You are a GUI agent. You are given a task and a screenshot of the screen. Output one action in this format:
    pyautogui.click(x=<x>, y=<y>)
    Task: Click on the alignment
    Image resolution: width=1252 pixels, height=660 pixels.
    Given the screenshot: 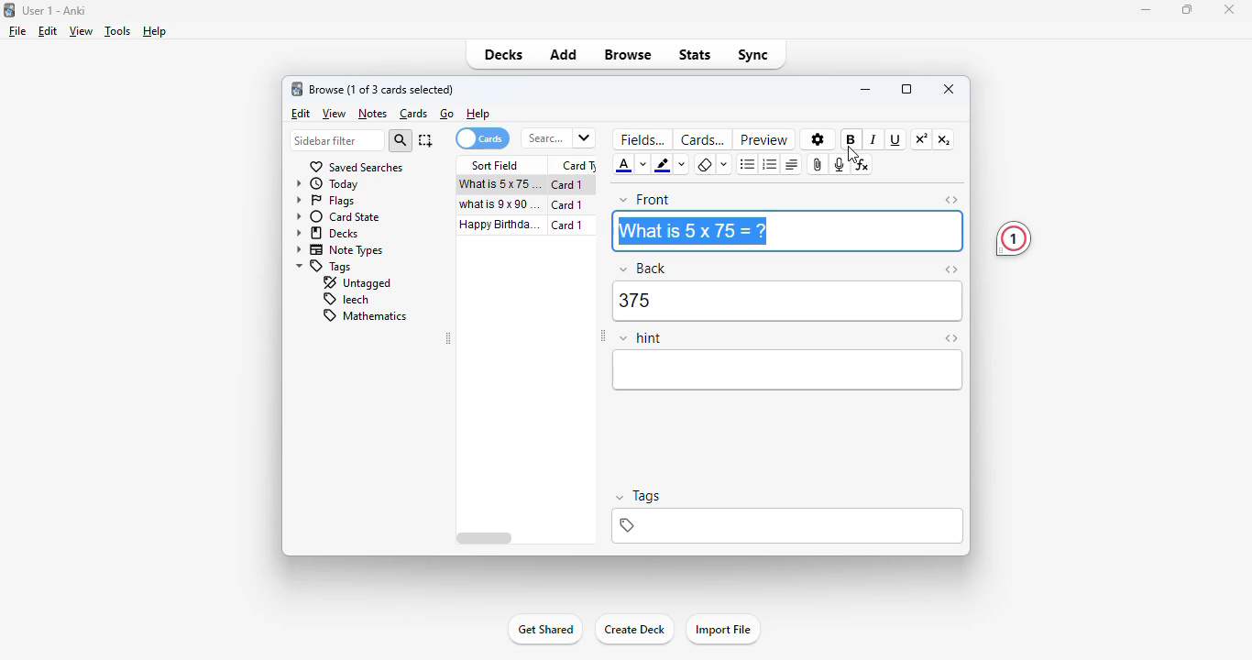 What is the action you would take?
    pyautogui.click(x=792, y=165)
    